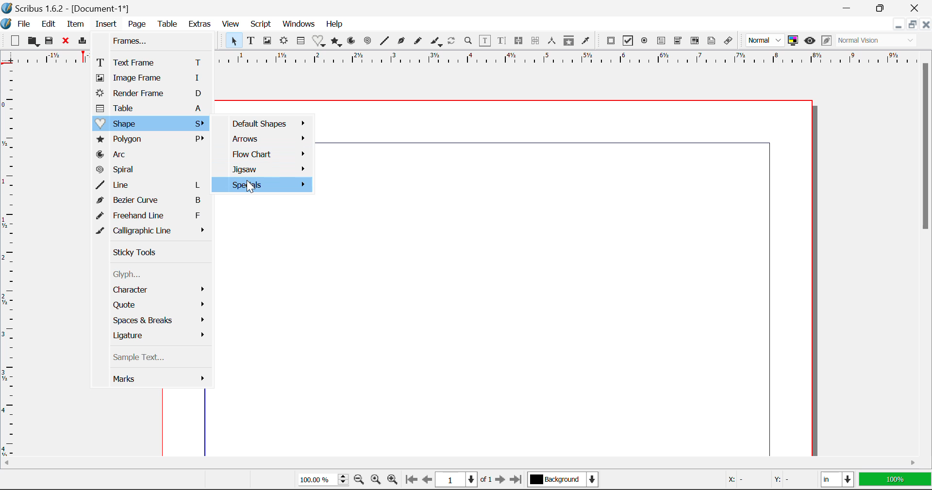 Image resolution: width=932 pixels, height=490 pixels. I want to click on Freehand Curve, so click(419, 41).